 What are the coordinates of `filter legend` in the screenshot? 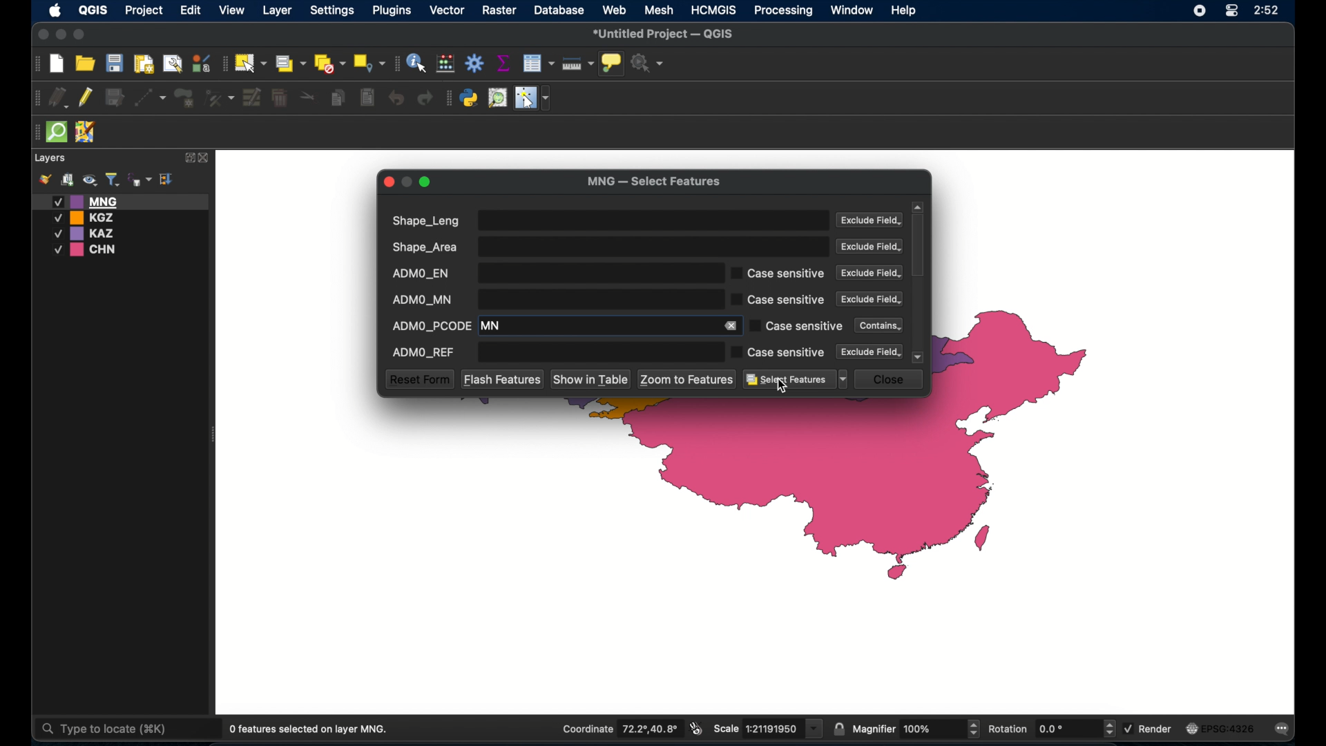 It's located at (112, 180).